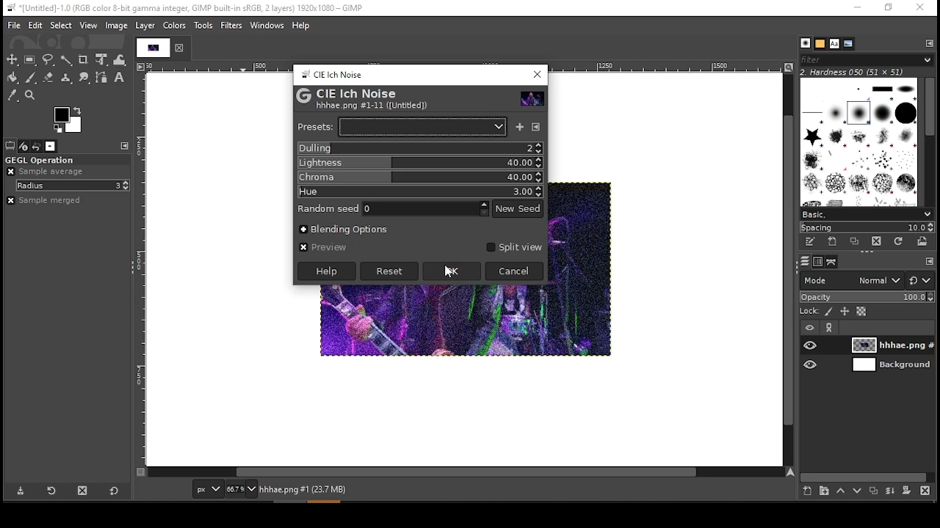  What do you see at coordinates (50, 490) in the screenshot?
I see `restore tool preset` at bounding box center [50, 490].